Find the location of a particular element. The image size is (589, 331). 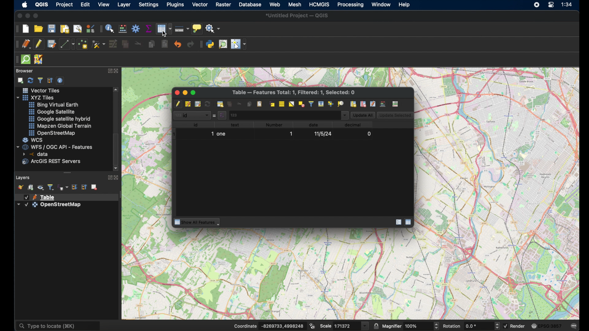

close is located at coordinates (176, 92).